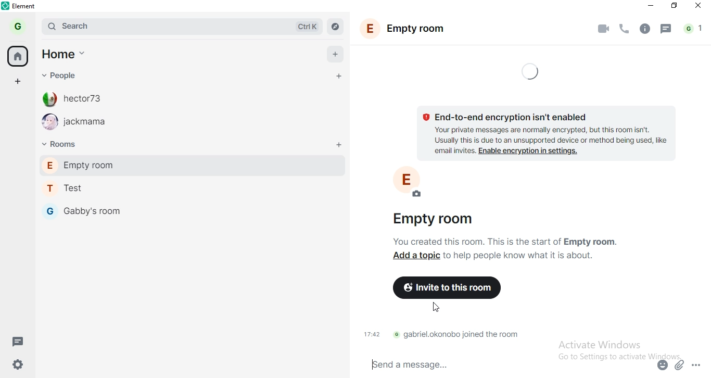  I want to click on invite to this room, so click(449, 286).